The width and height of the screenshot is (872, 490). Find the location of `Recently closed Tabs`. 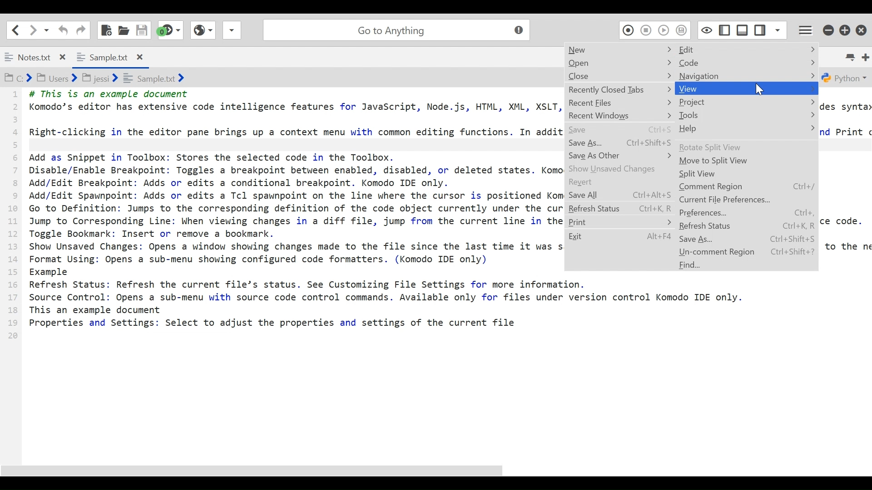

Recently closed Tabs is located at coordinates (621, 89).